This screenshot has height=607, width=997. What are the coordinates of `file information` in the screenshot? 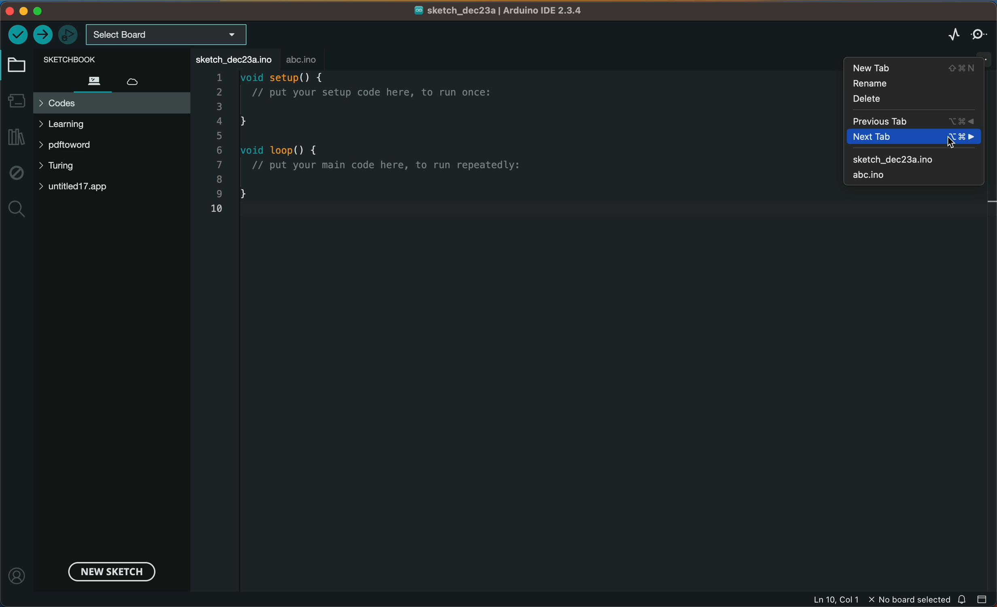 It's located at (879, 598).